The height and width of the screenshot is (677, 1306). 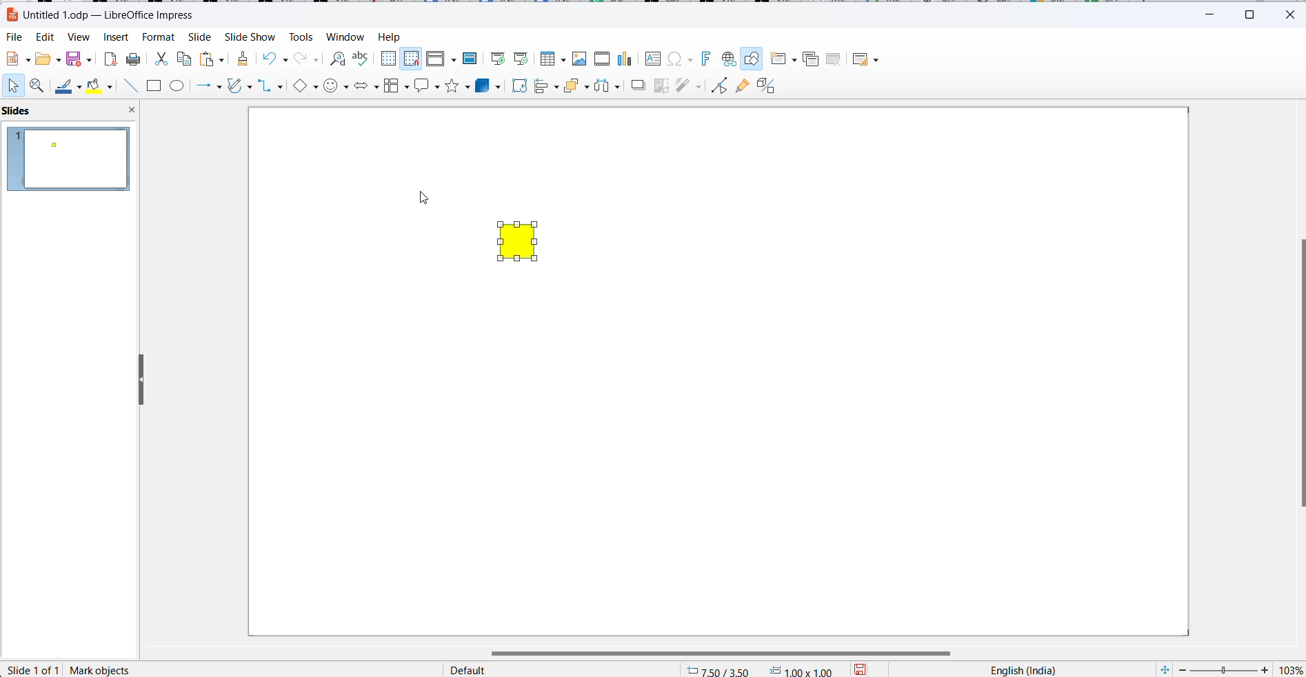 I want to click on Insert charts, so click(x=627, y=59).